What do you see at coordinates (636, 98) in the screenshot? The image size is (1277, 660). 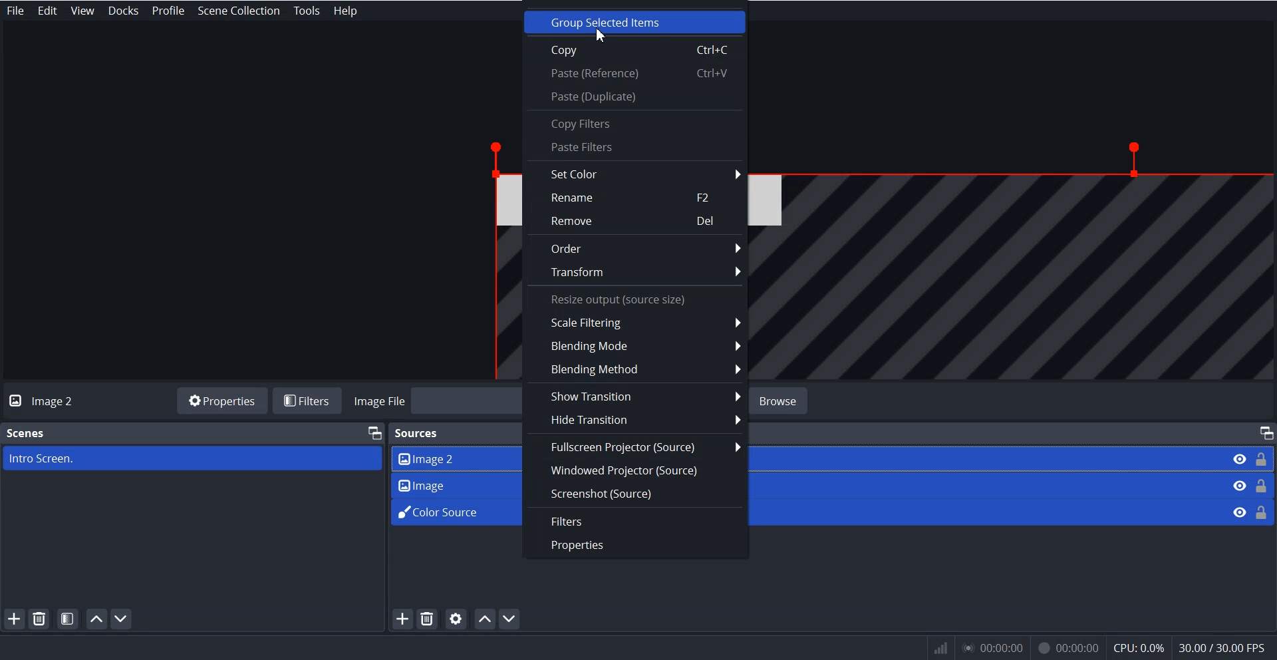 I see `Paste ` at bounding box center [636, 98].